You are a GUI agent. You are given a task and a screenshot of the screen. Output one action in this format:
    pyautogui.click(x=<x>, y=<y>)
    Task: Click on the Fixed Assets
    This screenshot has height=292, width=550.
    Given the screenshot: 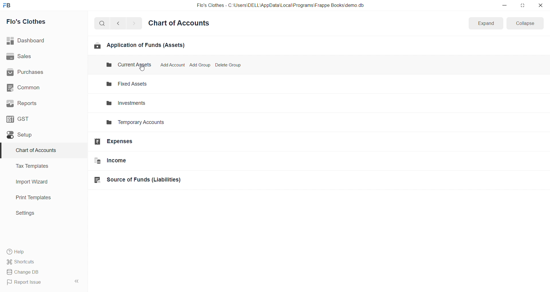 What is the action you would take?
    pyautogui.click(x=132, y=85)
    